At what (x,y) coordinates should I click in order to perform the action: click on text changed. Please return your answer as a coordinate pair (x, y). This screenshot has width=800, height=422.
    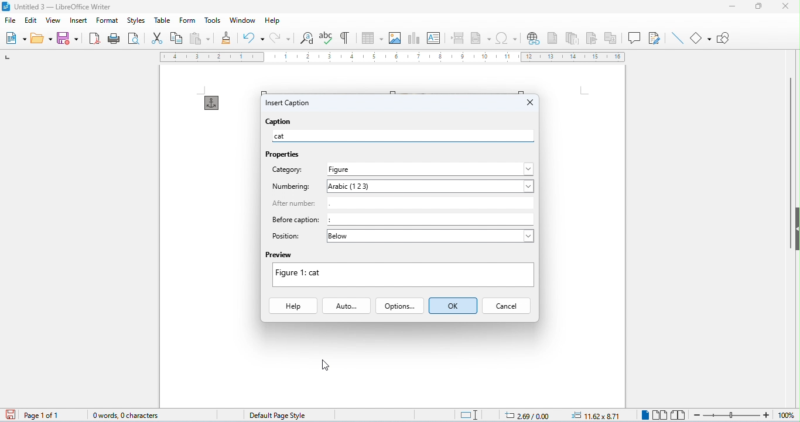
    Looking at the image, I should click on (303, 272).